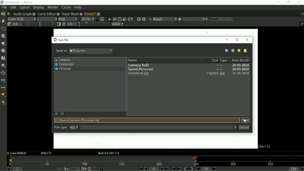 Image resolution: width=304 pixels, height=171 pixels. I want to click on First frame, so click(141, 169).